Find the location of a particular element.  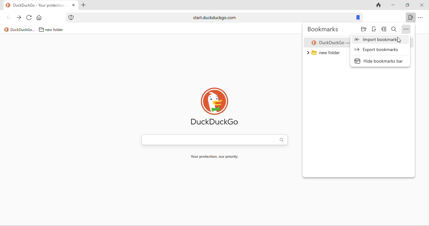

duck duck go logo is located at coordinates (216, 106).